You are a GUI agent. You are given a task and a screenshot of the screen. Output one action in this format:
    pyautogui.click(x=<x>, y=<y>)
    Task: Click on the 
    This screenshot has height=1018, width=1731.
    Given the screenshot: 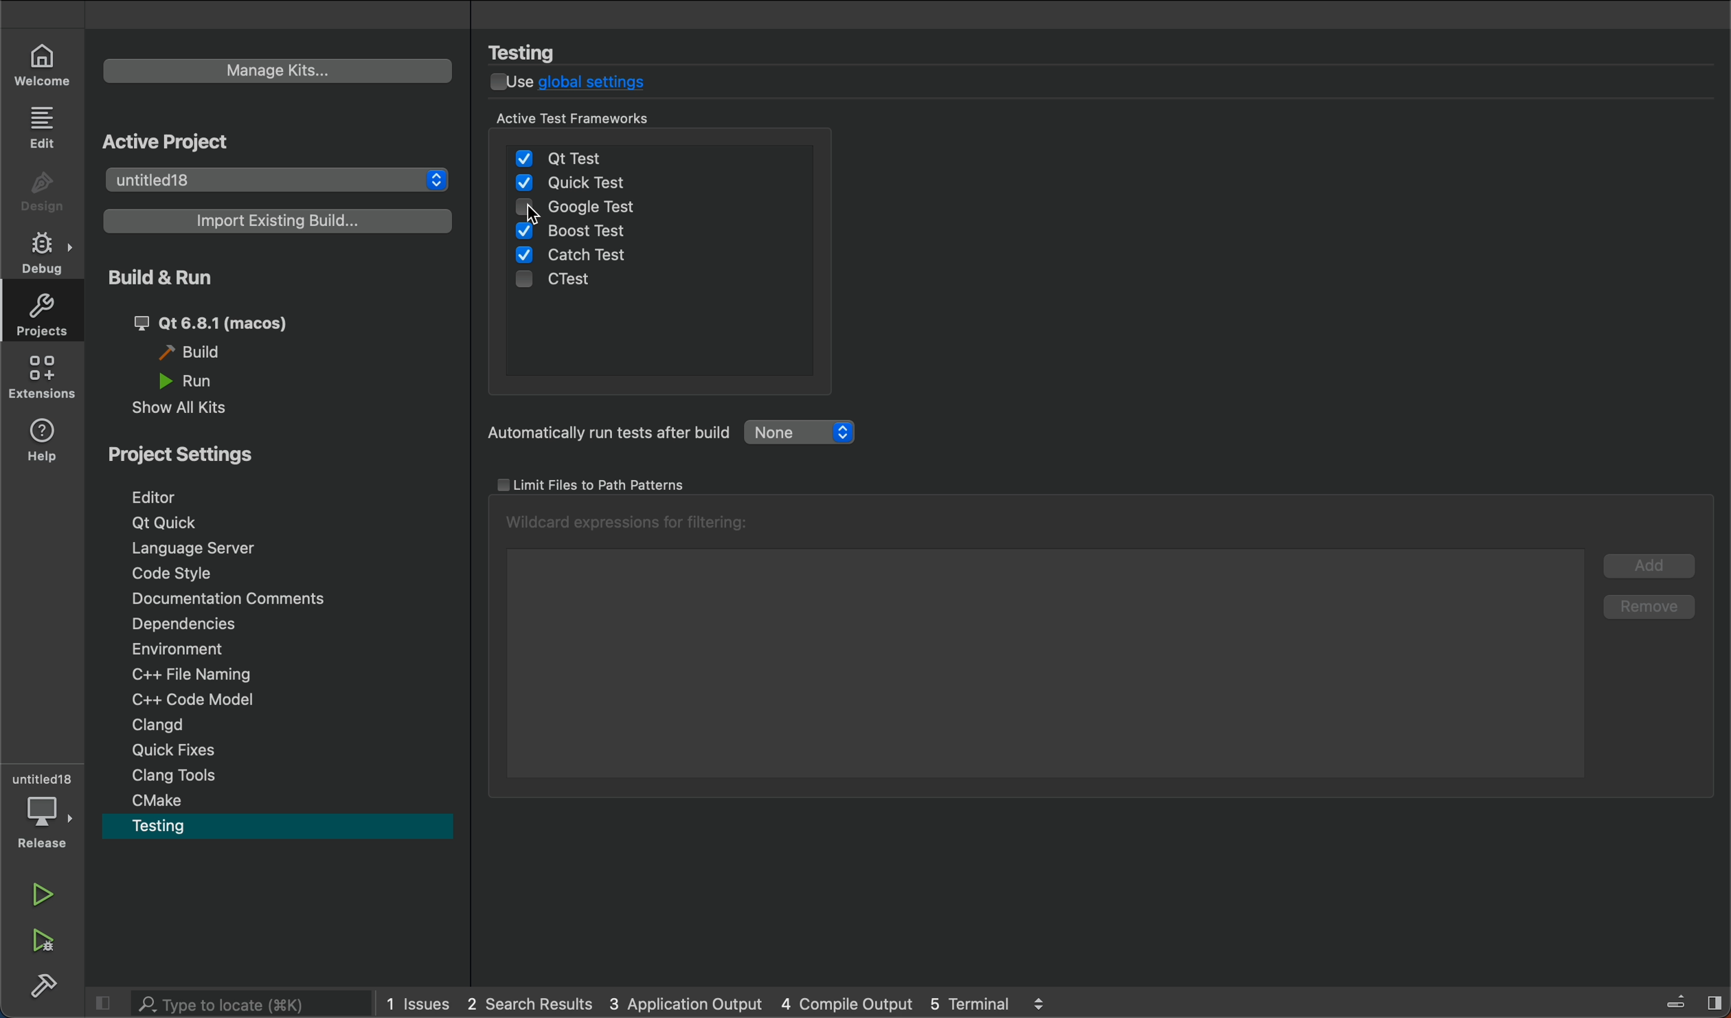 What is the action you would take?
    pyautogui.click(x=271, y=499)
    